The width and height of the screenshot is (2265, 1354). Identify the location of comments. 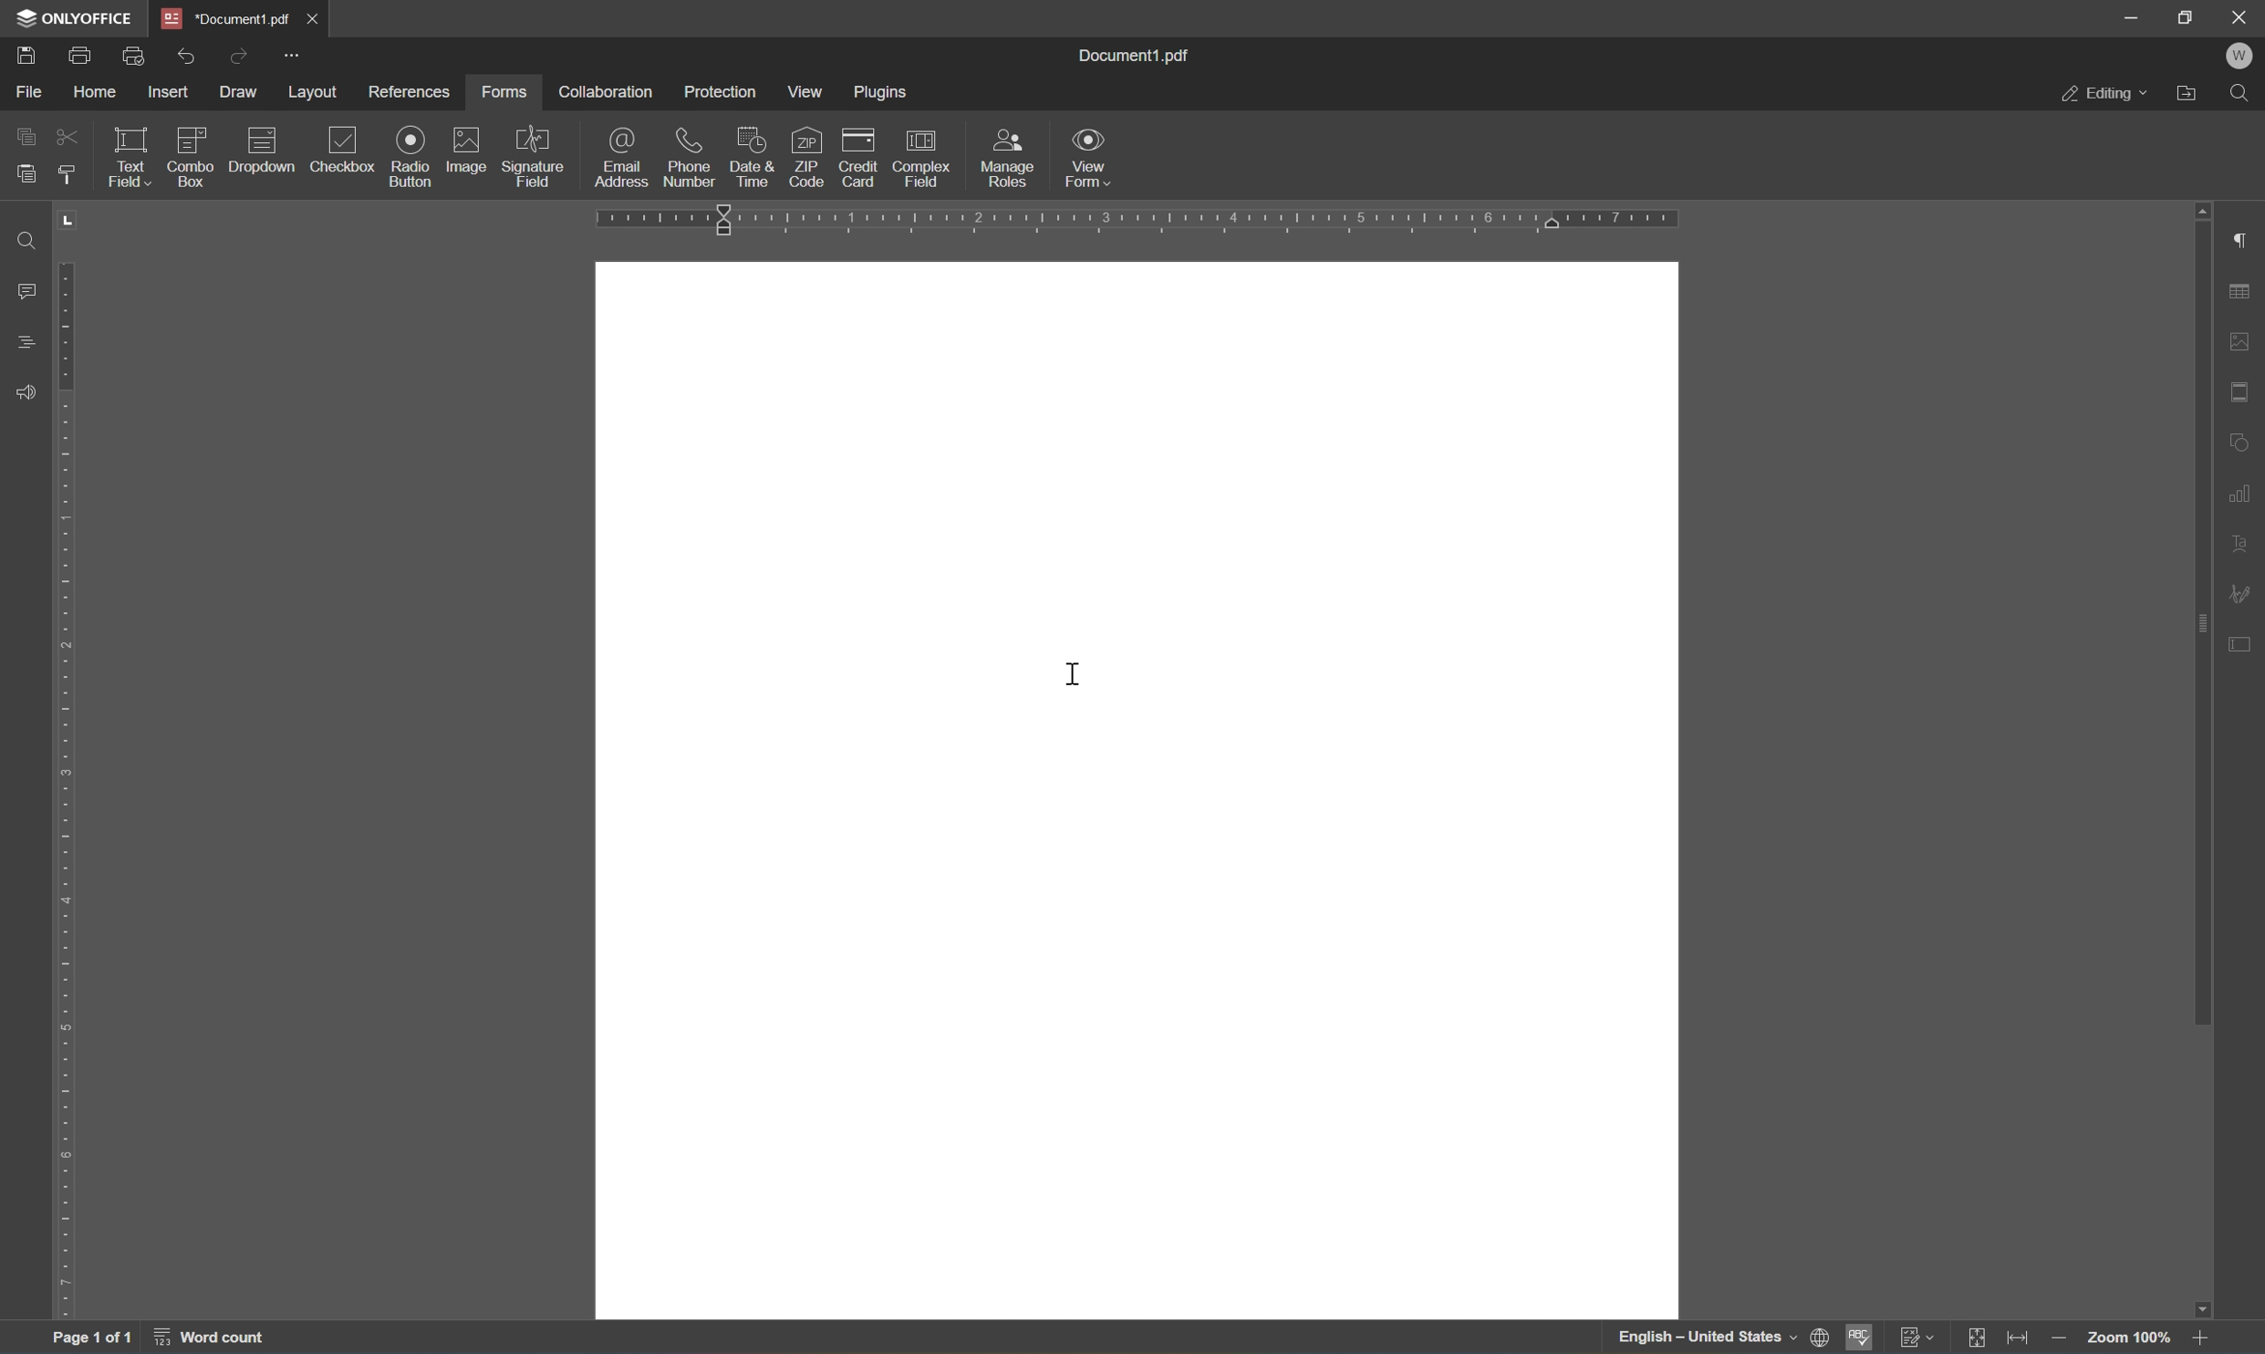
(26, 293).